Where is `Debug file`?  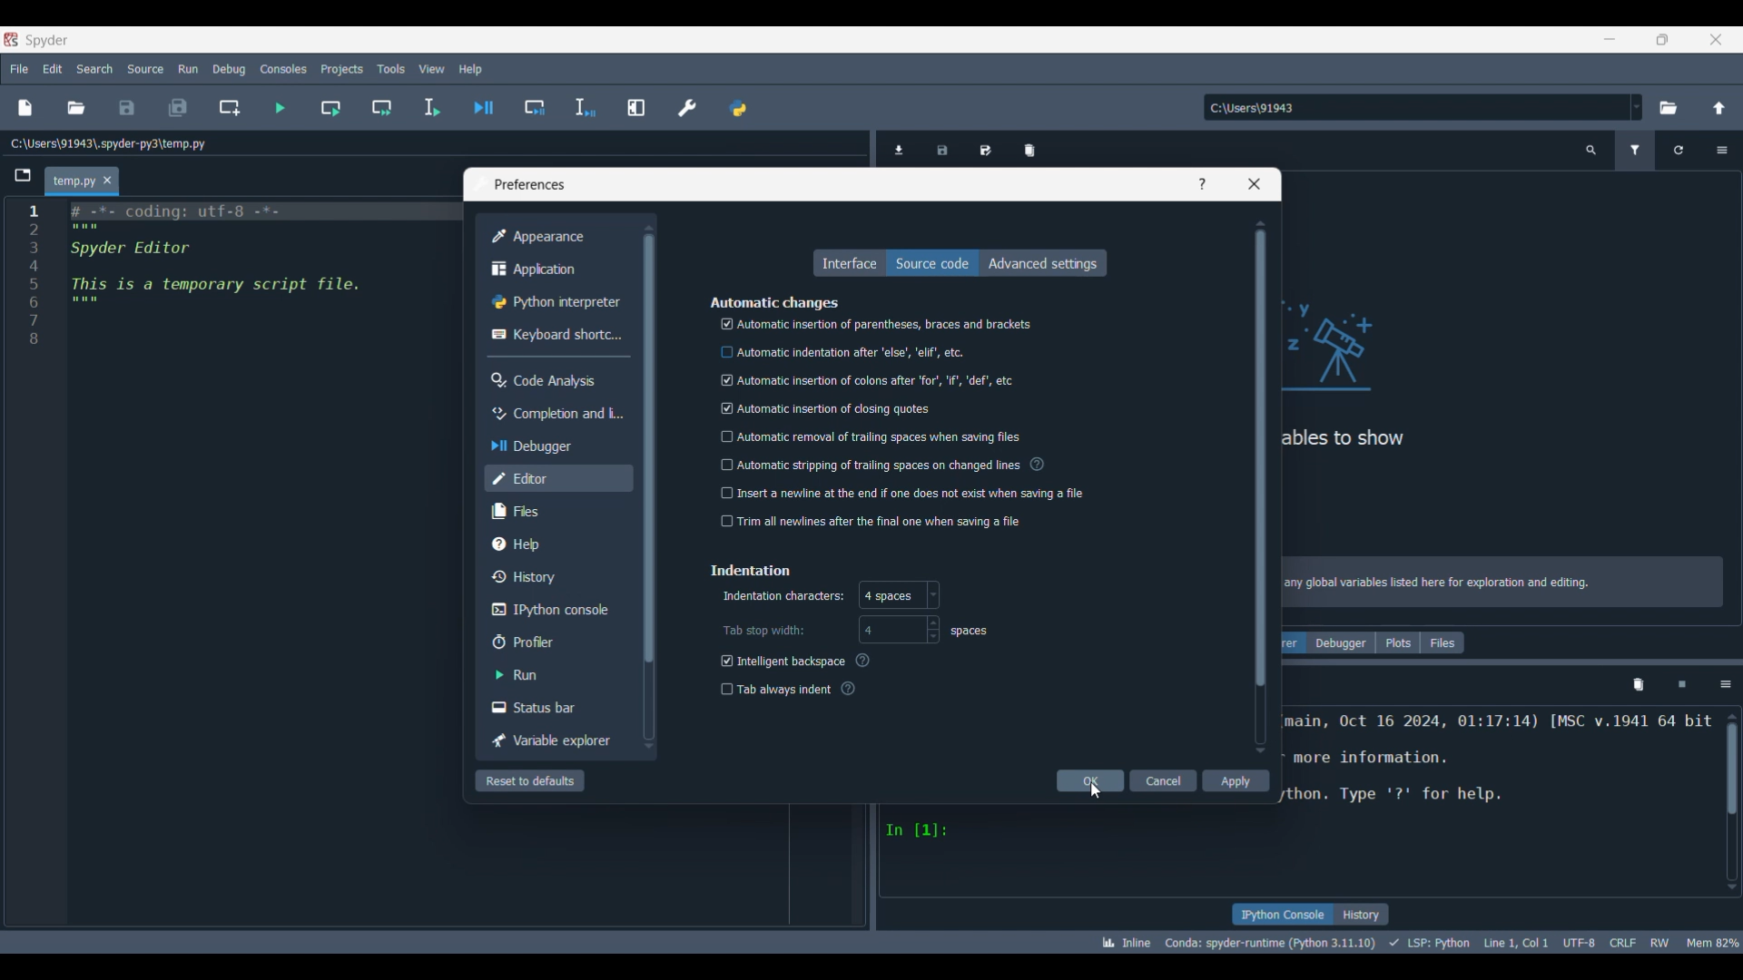
Debug file is located at coordinates (484, 107).